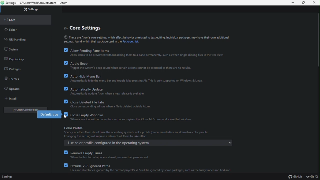 The image size is (320, 180). Describe the element at coordinates (132, 117) in the screenshot. I see `close empty windows(enabled)` at that location.